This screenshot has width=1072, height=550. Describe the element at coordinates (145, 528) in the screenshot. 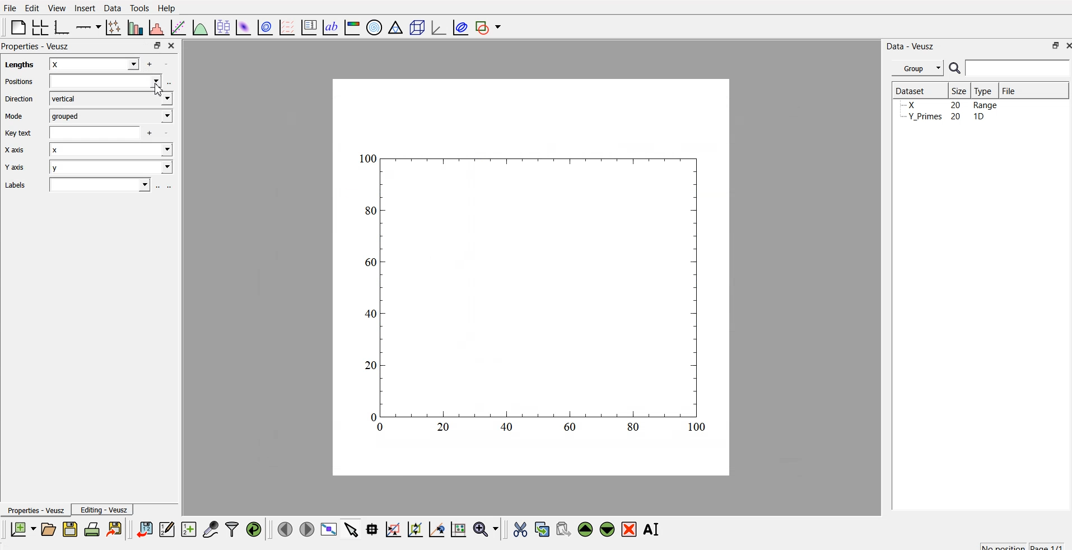

I see `import data` at that location.